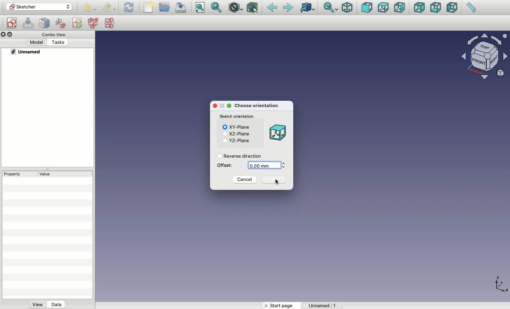  I want to click on Mirror sketch, so click(110, 23).